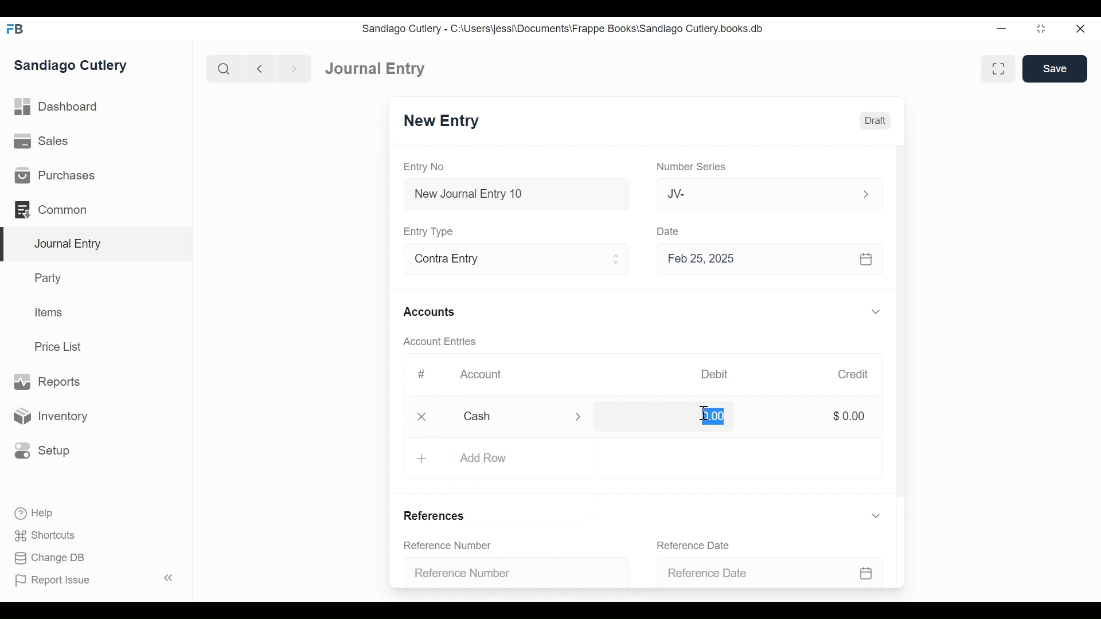 The height and width of the screenshot is (619, 1101). I want to click on Sales, so click(40, 142).